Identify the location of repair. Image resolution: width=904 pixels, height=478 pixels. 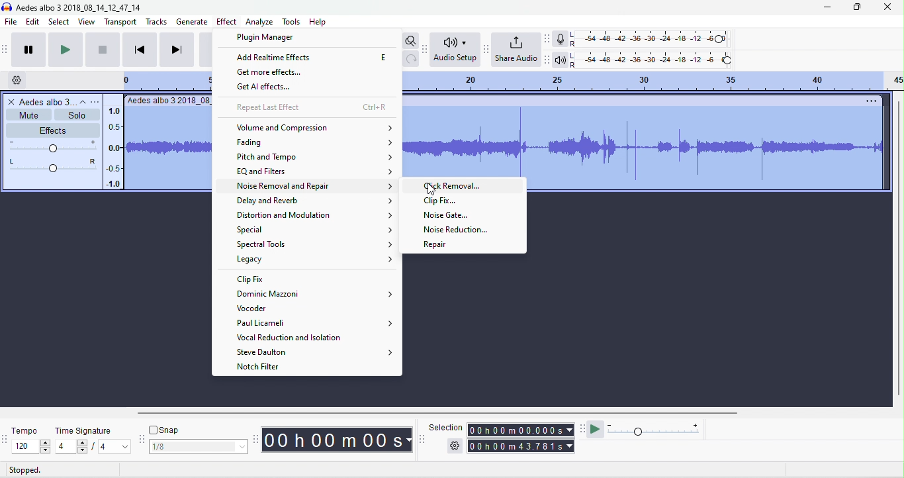
(435, 245).